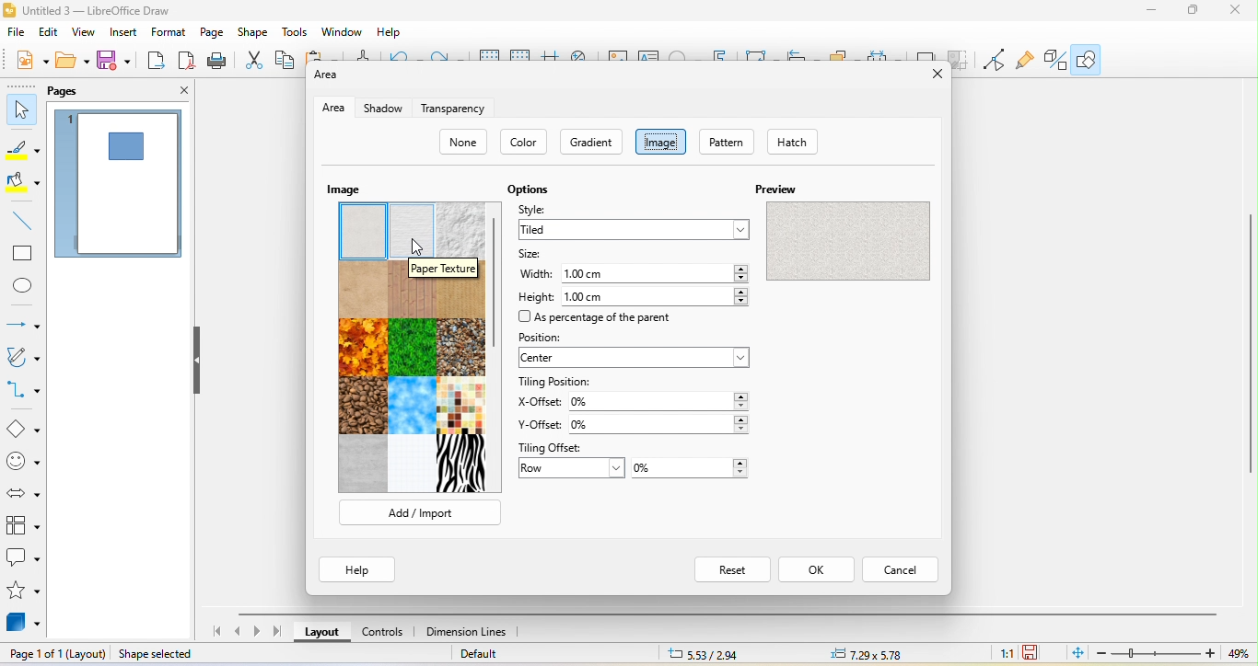 This screenshot has width=1258, height=666. What do you see at coordinates (24, 390) in the screenshot?
I see `connectors` at bounding box center [24, 390].